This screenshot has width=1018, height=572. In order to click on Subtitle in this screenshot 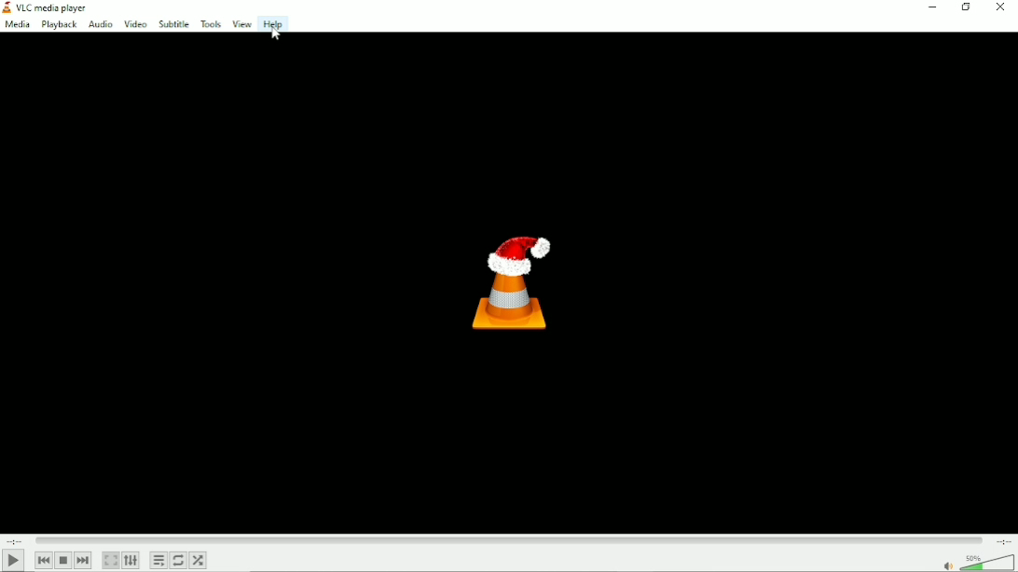, I will do `click(172, 23)`.